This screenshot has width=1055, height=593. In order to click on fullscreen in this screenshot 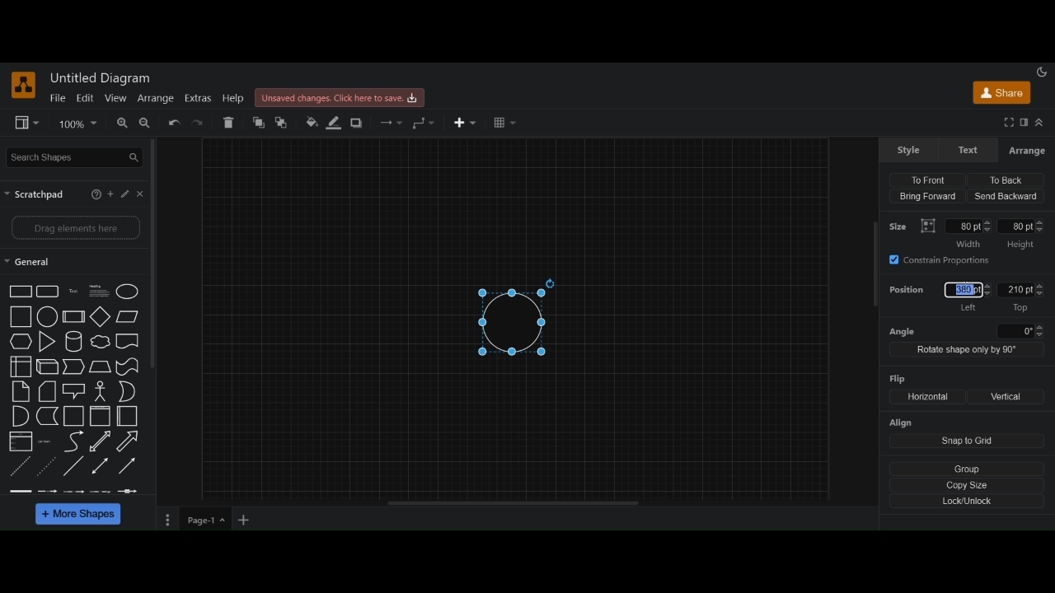, I will do `click(1007, 123)`.